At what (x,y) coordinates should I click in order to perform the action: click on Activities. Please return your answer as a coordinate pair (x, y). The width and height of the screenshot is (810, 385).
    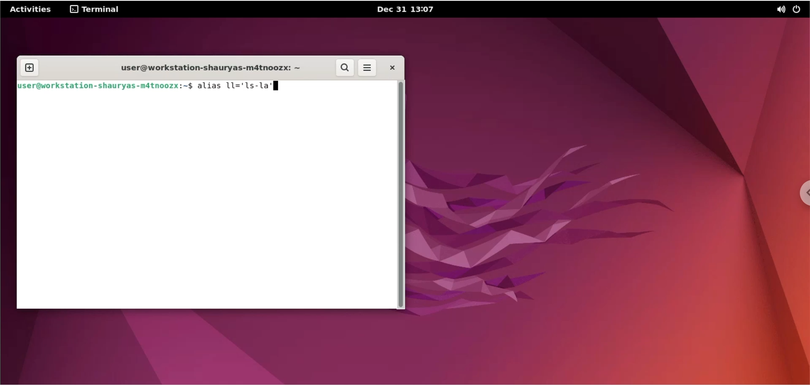
    Looking at the image, I should click on (31, 9).